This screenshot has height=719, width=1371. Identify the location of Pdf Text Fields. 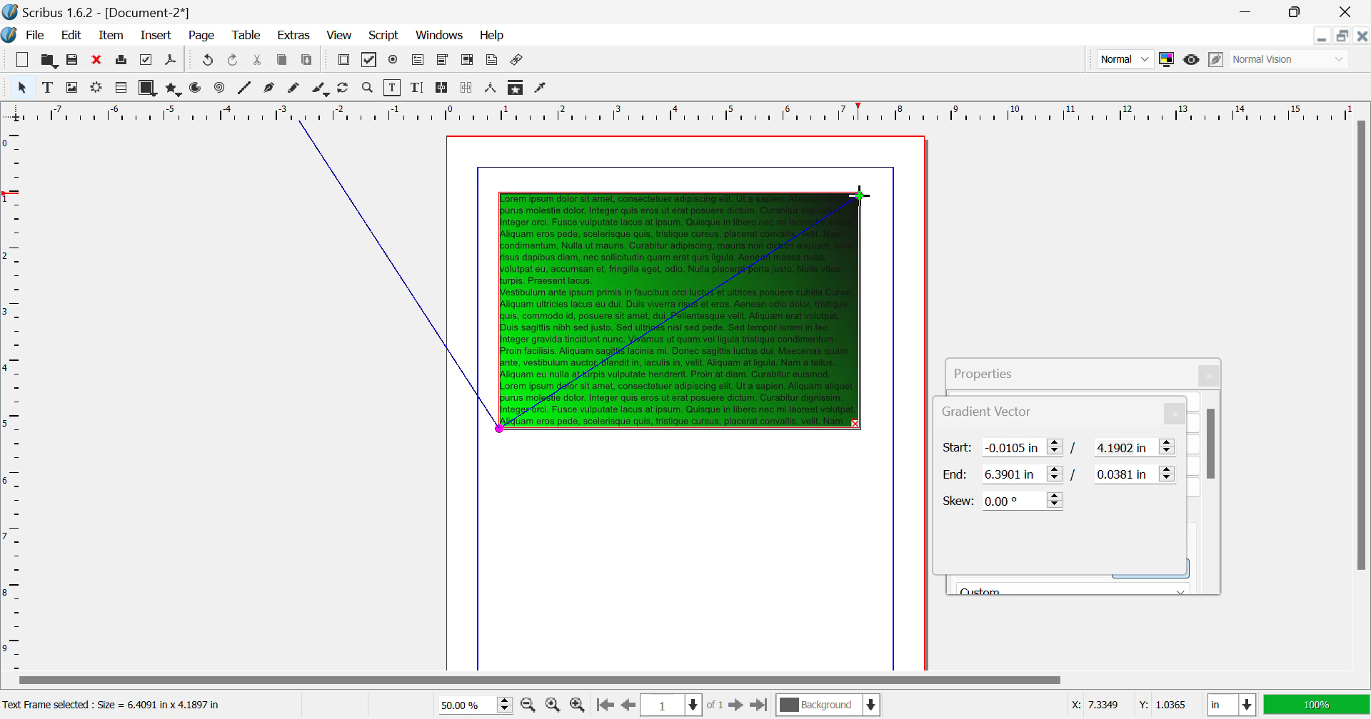
(418, 61).